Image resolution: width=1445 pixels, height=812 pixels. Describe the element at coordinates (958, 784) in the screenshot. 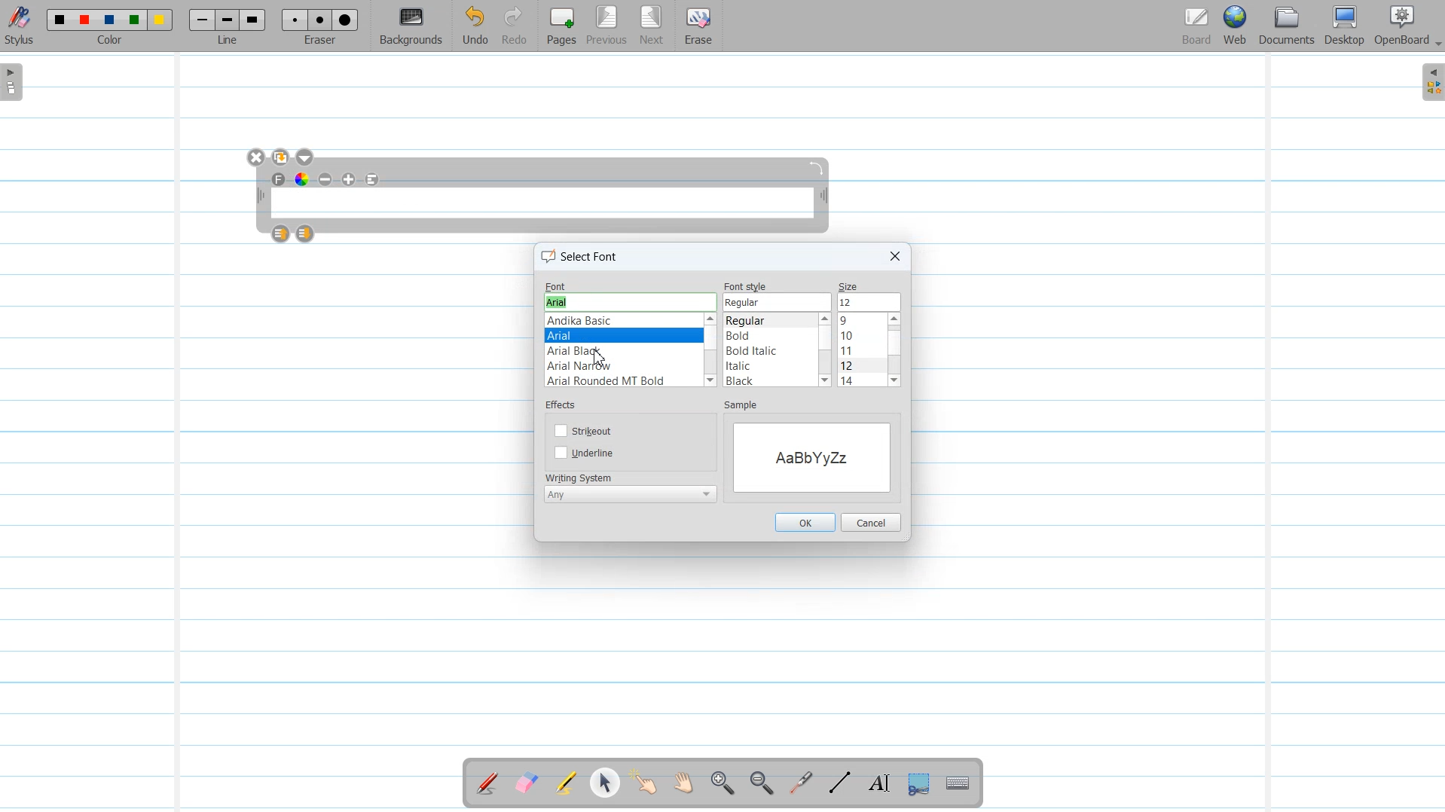

I see `Display virtual Keyboard` at that location.